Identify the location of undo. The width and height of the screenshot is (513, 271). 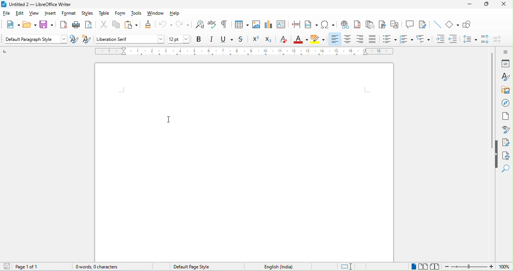
(166, 24).